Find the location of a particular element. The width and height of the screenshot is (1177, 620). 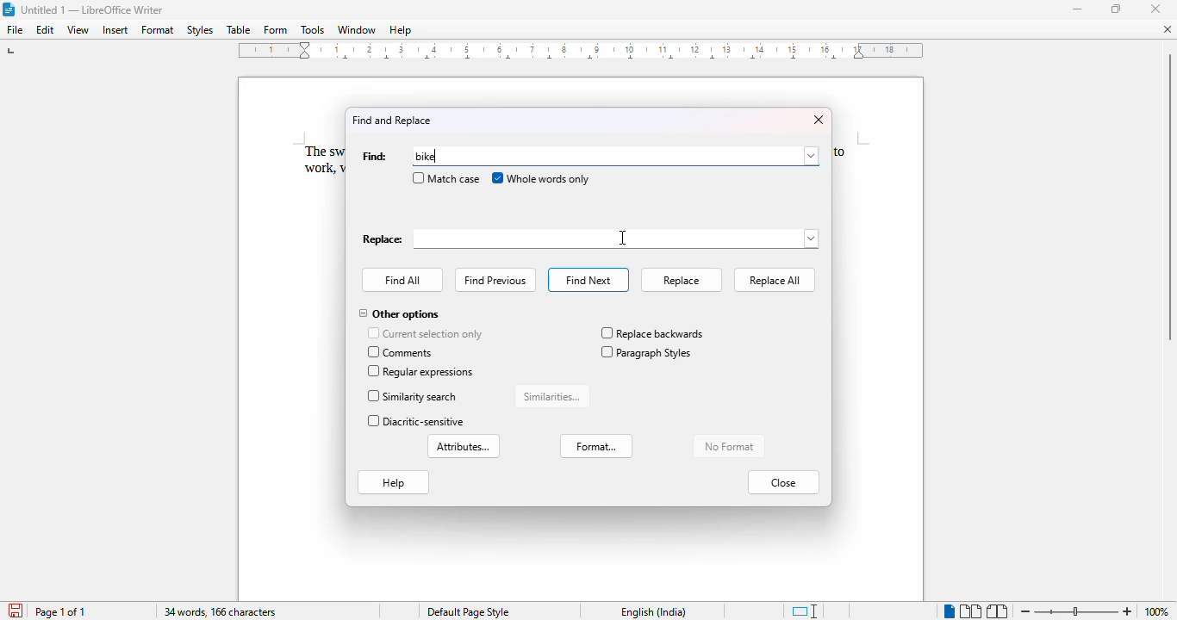

cursor is located at coordinates (622, 239).